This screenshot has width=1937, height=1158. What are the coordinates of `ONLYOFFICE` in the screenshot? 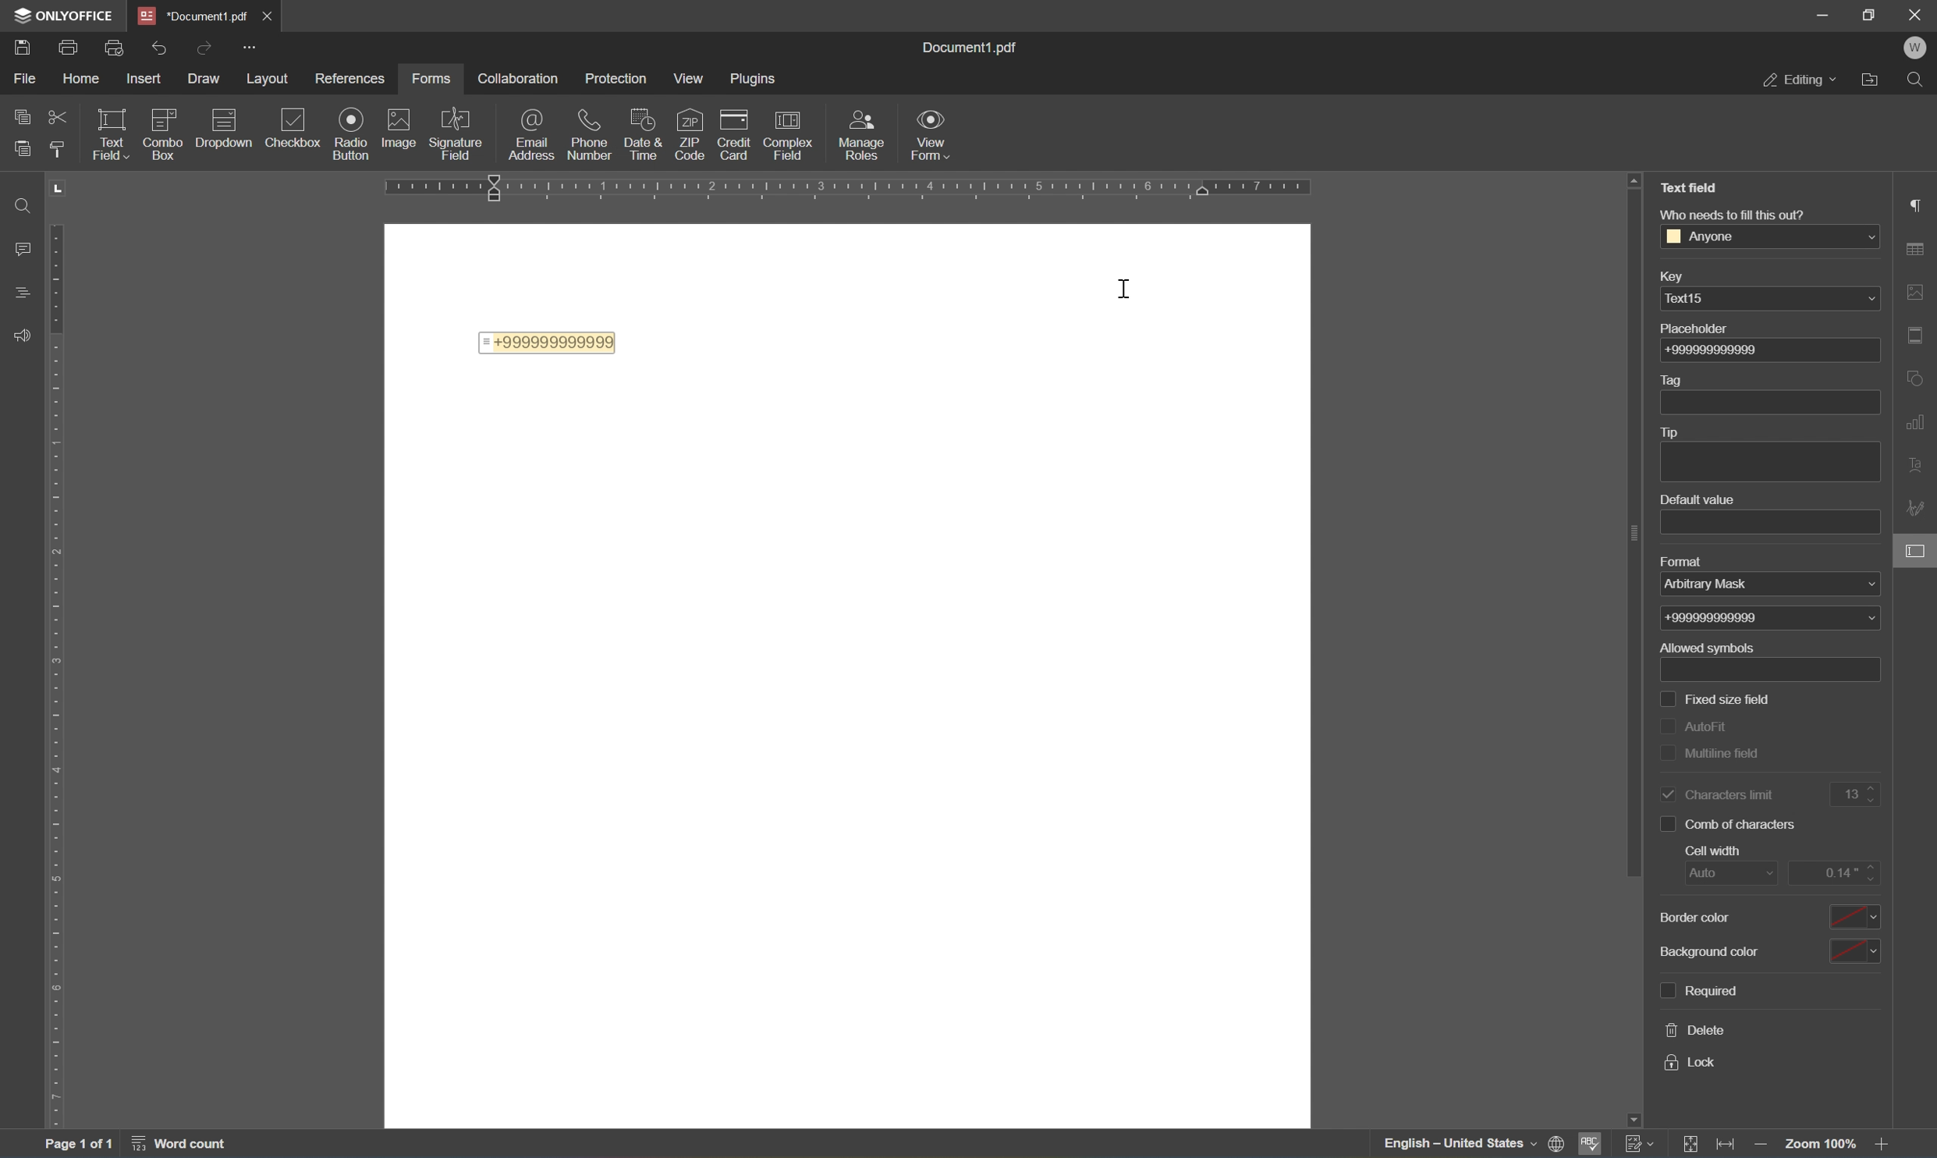 It's located at (58, 12).